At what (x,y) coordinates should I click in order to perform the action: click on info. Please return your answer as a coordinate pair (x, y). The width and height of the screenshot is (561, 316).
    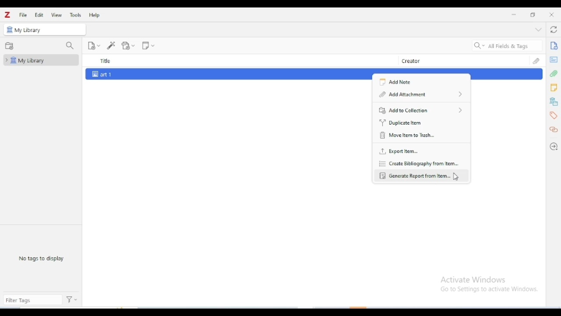
    Looking at the image, I should click on (554, 46).